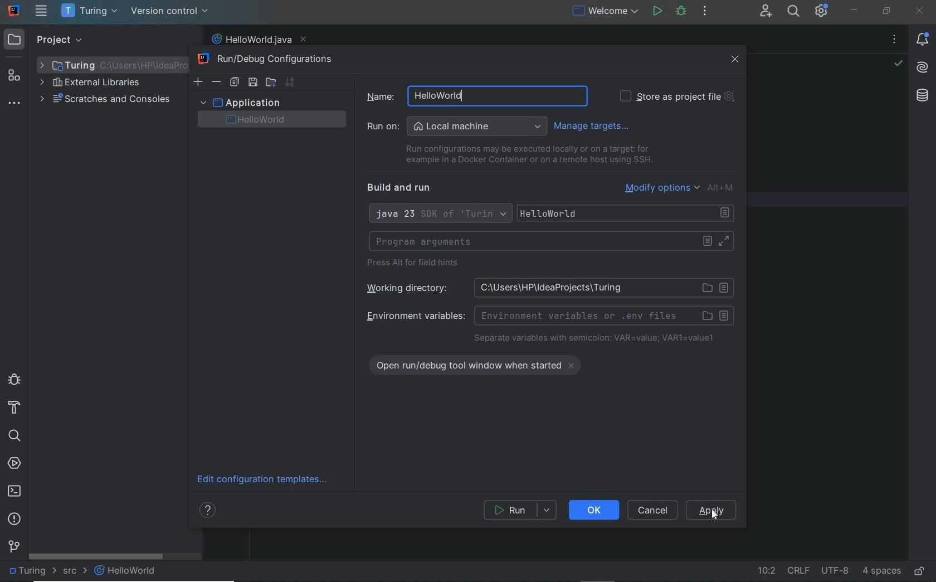 Image resolution: width=936 pixels, height=582 pixels. Describe the element at coordinates (109, 65) in the screenshot. I see `Project folder` at that location.